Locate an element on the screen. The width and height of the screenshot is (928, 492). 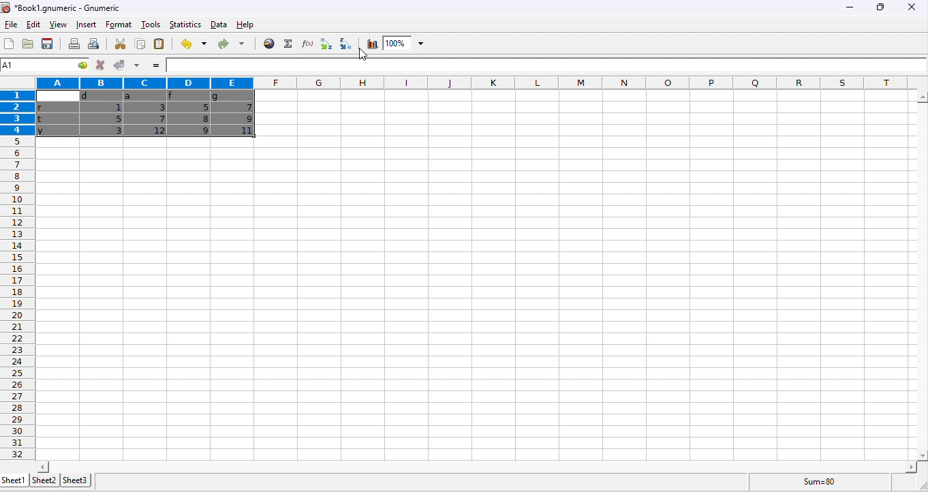
horizontal slider is located at coordinates (476, 466).